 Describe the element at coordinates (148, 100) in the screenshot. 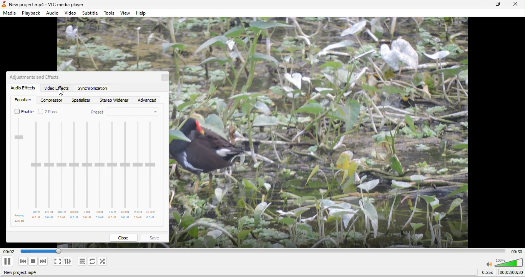

I see `advanced` at that location.